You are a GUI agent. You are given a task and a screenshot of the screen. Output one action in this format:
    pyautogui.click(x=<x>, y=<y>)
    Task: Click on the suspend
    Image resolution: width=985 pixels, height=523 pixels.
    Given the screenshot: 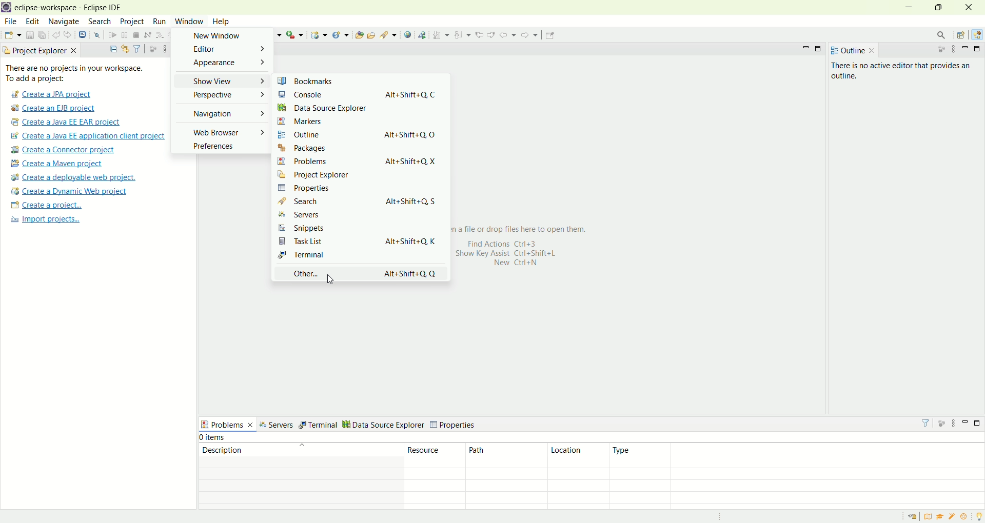 What is the action you would take?
    pyautogui.click(x=125, y=34)
    